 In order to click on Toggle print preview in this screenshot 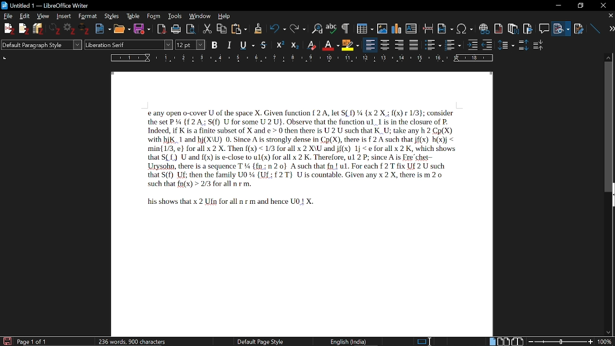, I will do `click(193, 28)`.